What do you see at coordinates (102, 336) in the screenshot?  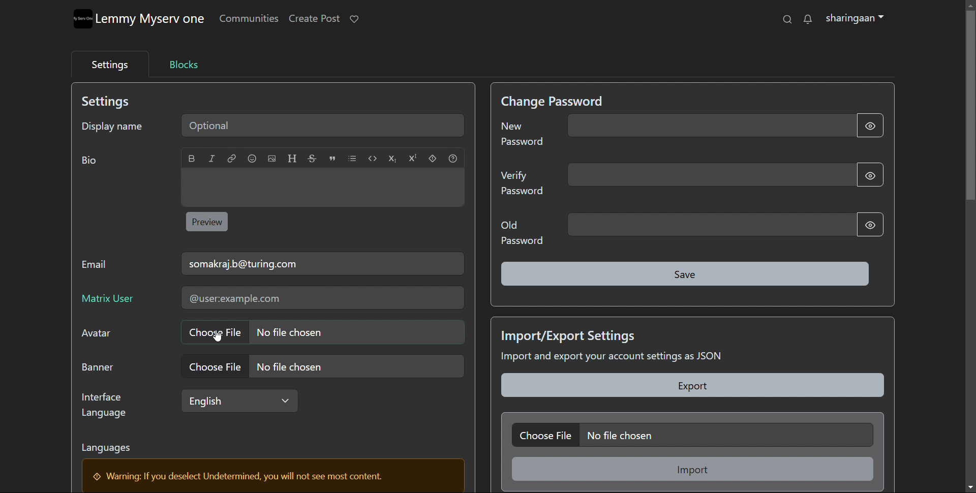 I see `Avatar` at bounding box center [102, 336].